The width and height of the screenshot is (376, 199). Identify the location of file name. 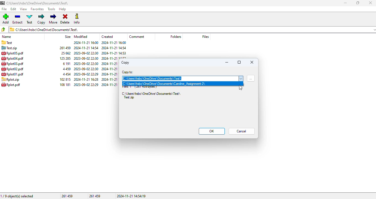
(12, 64).